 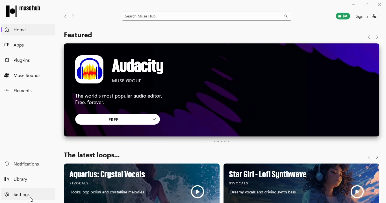 What do you see at coordinates (367, 5) in the screenshot?
I see `Maximize` at bounding box center [367, 5].